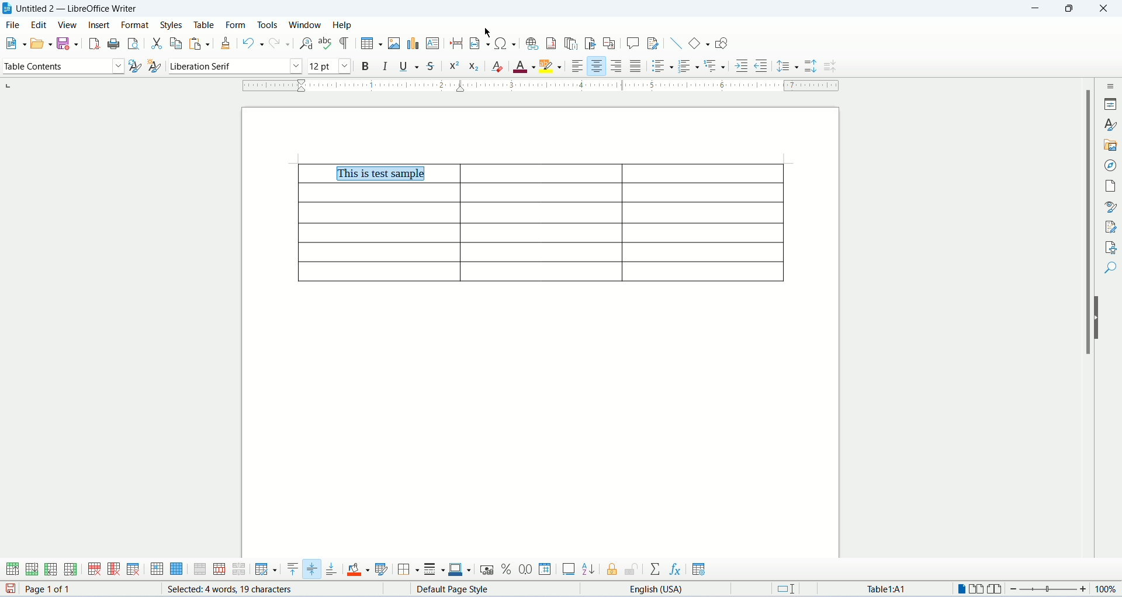  Describe the element at coordinates (539, 235) in the screenshot. I see `table` at that location.